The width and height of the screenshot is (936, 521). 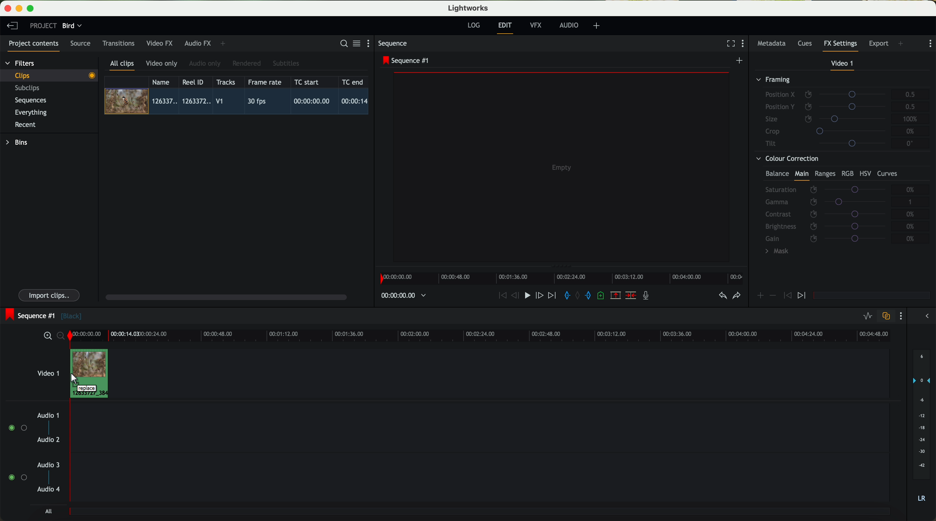 I want to click on audio 1, so click(x=48, y=415).